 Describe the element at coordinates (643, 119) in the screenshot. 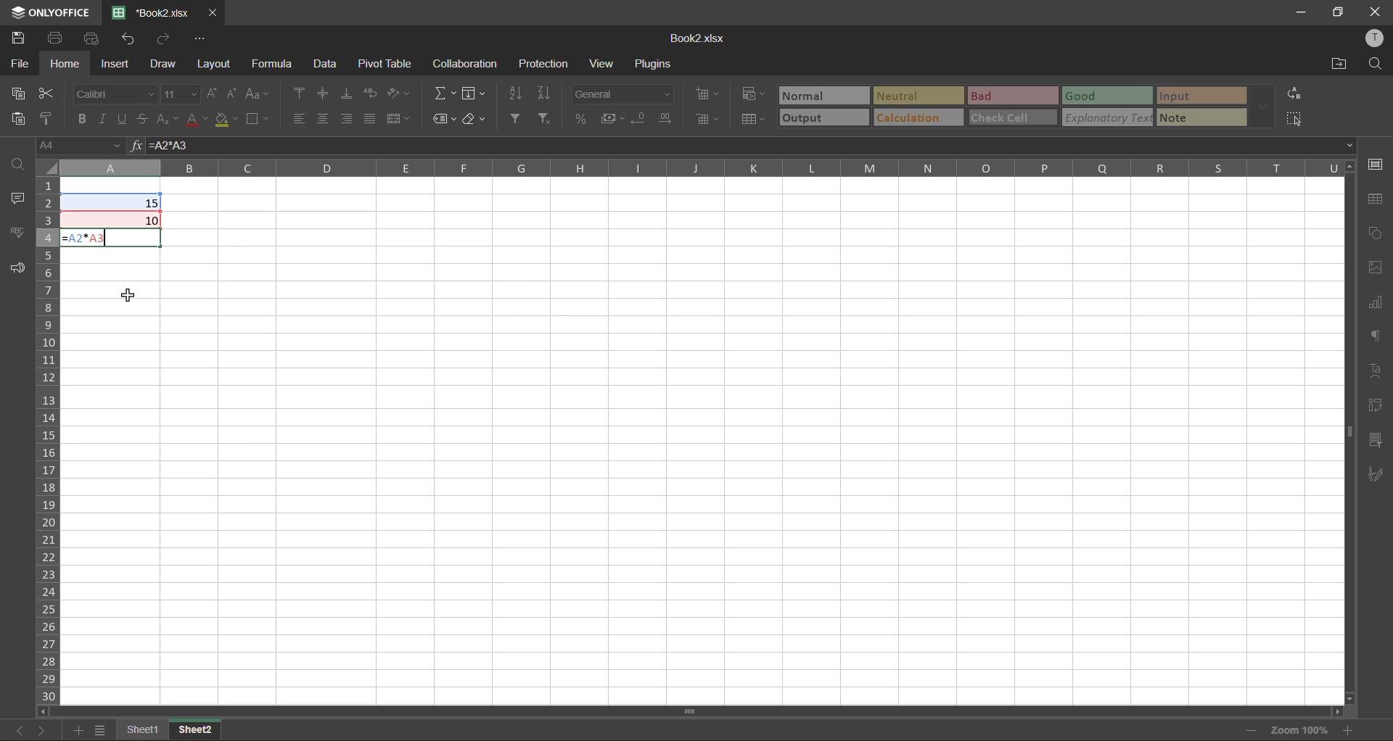

I see `decrease decimal` at that location.